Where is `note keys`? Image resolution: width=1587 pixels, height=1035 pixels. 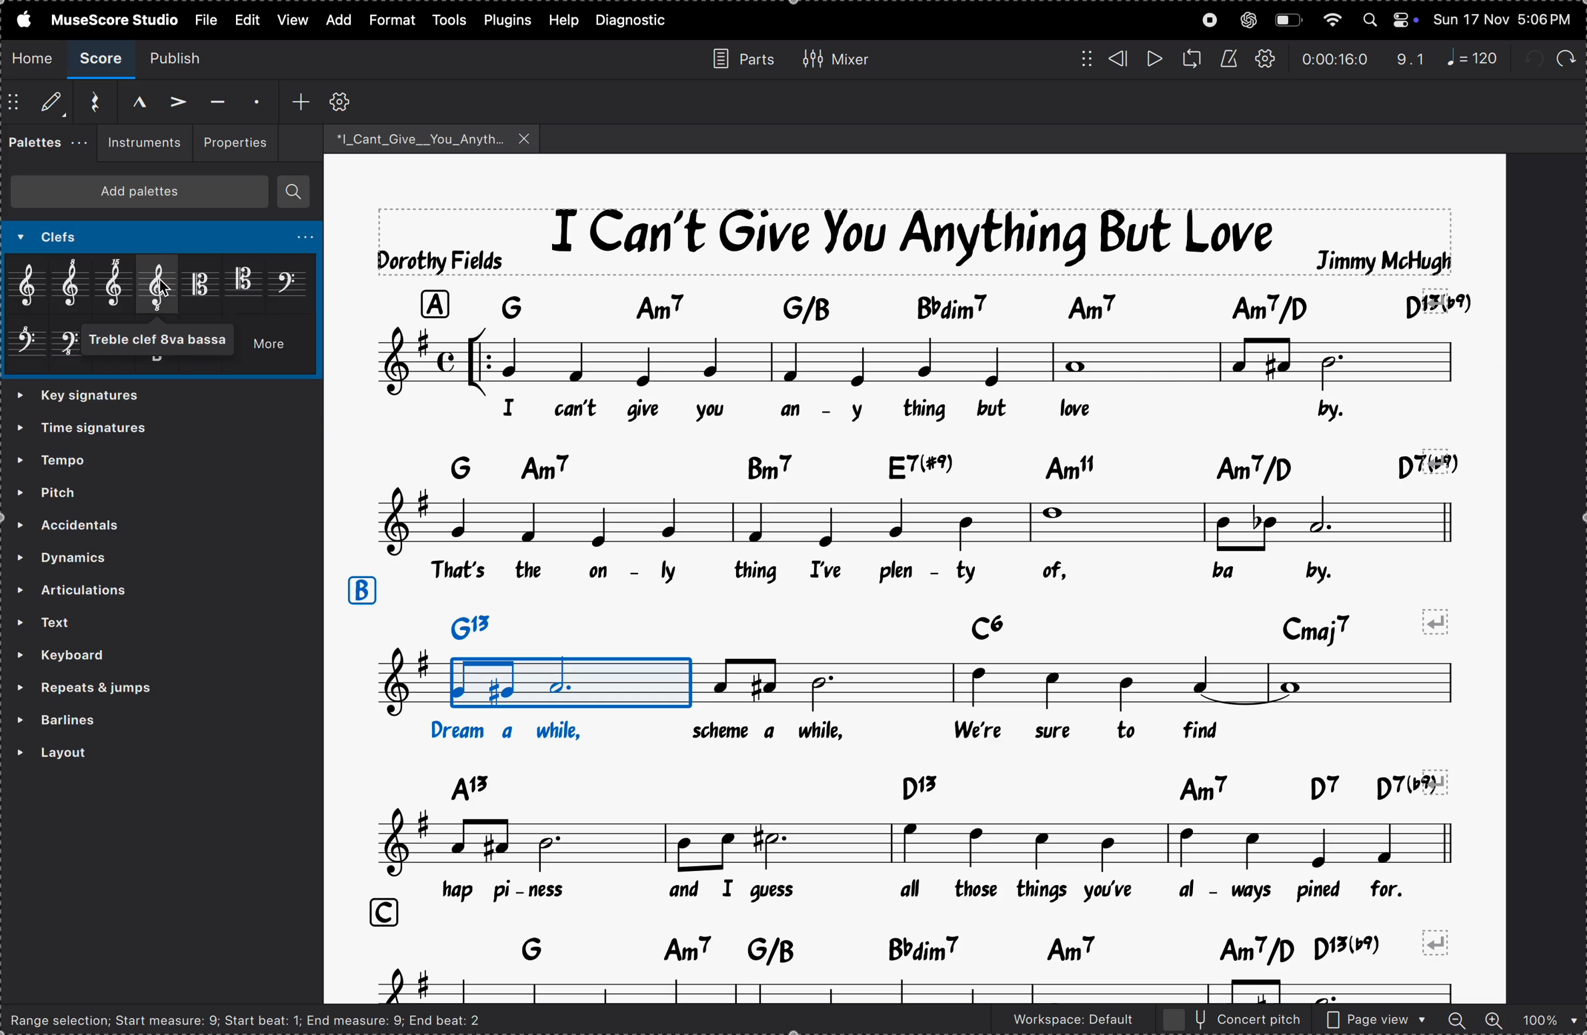
note keys is located at coordinates (931, 305).